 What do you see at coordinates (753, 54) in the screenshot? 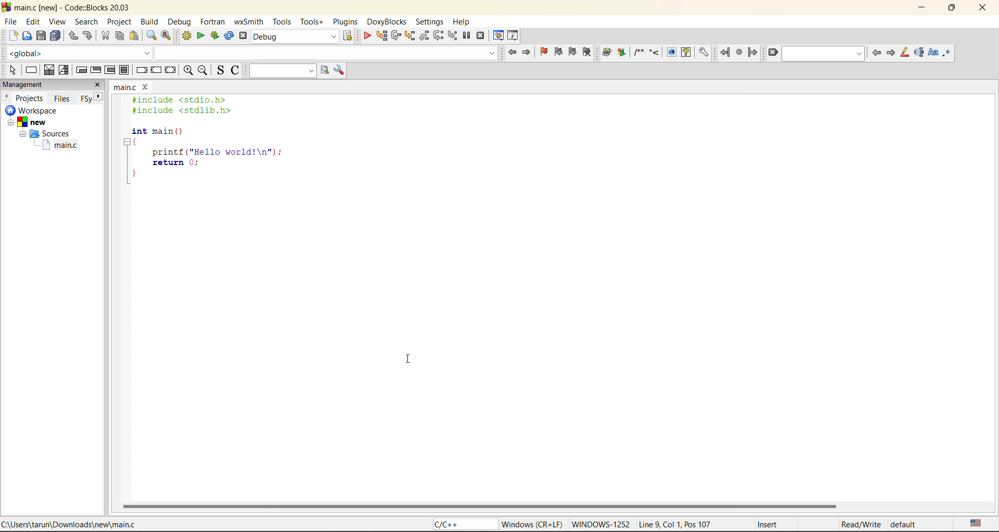
I see `jump forward` at bounding box center [753, 54].